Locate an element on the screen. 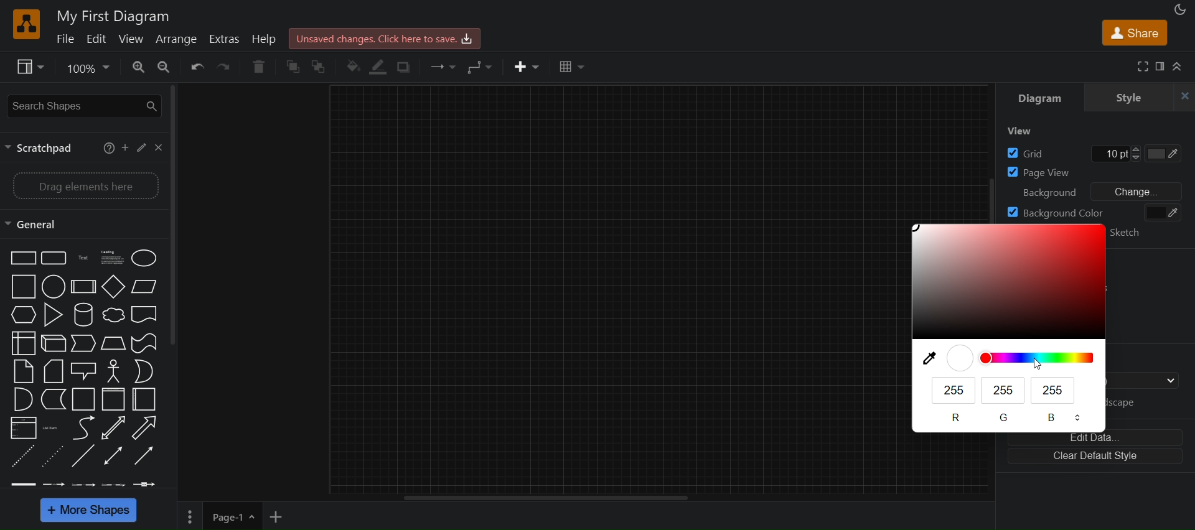 The width and height of the screenshot is (1195, 530). page 1 is located at coordinates (218, 516).